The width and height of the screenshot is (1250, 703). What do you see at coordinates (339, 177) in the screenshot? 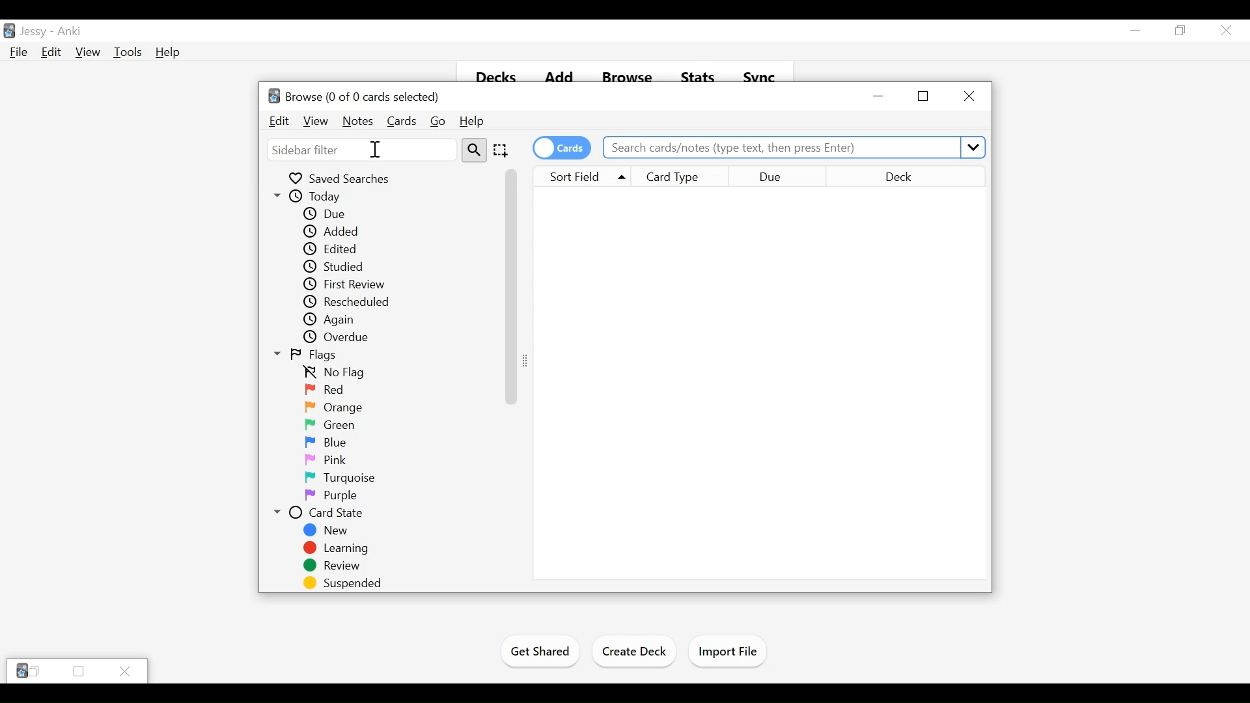
I see `Saved Searches` at bounding box center [339, 177].